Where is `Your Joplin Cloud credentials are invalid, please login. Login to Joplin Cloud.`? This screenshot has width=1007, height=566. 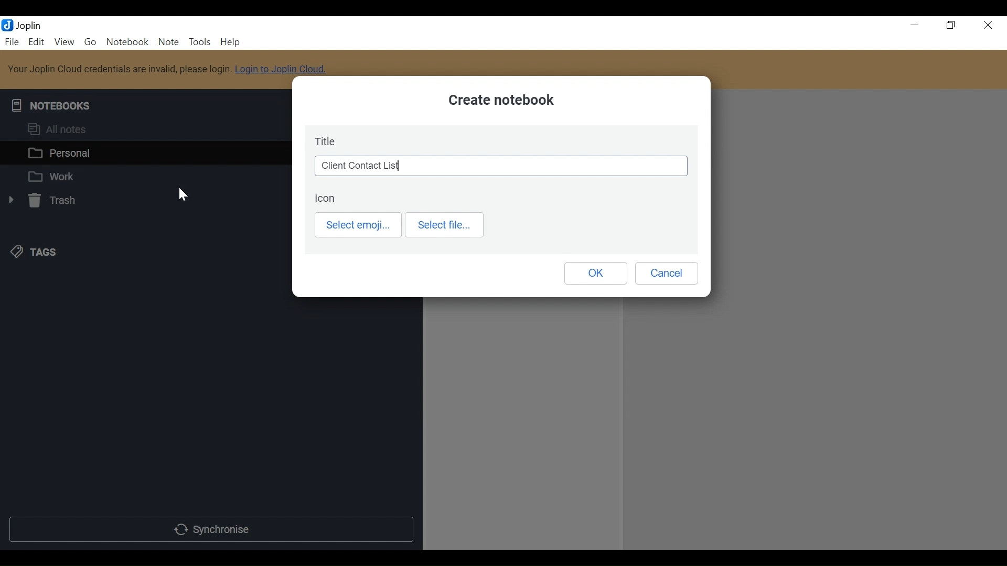 Your Joplin Cloud credentials are invalid, please login. Login to Joplin Cloud. is located at coordinates (175, 69).